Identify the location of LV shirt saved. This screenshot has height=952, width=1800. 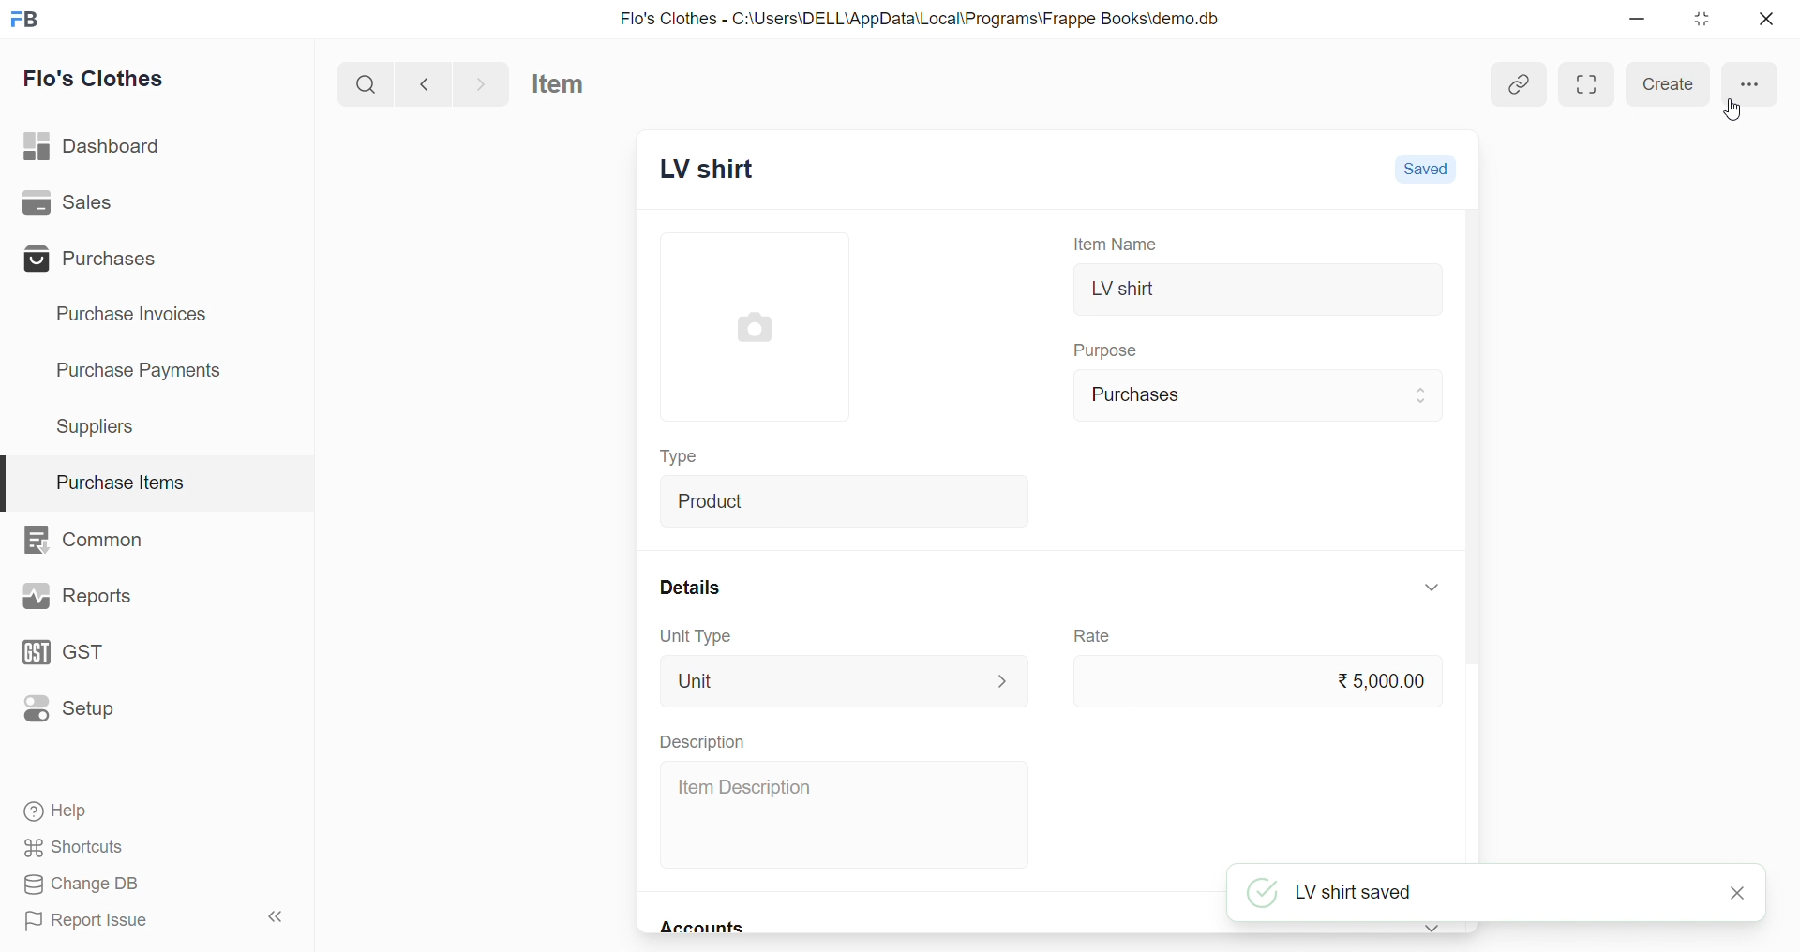
(1476, 894).